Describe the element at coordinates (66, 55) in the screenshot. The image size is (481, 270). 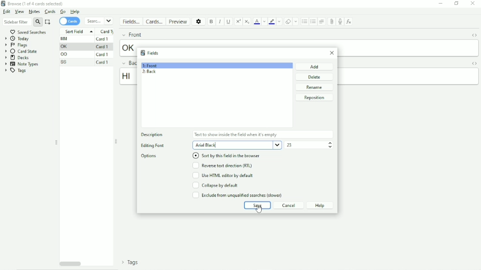
I see `OO` at that location.